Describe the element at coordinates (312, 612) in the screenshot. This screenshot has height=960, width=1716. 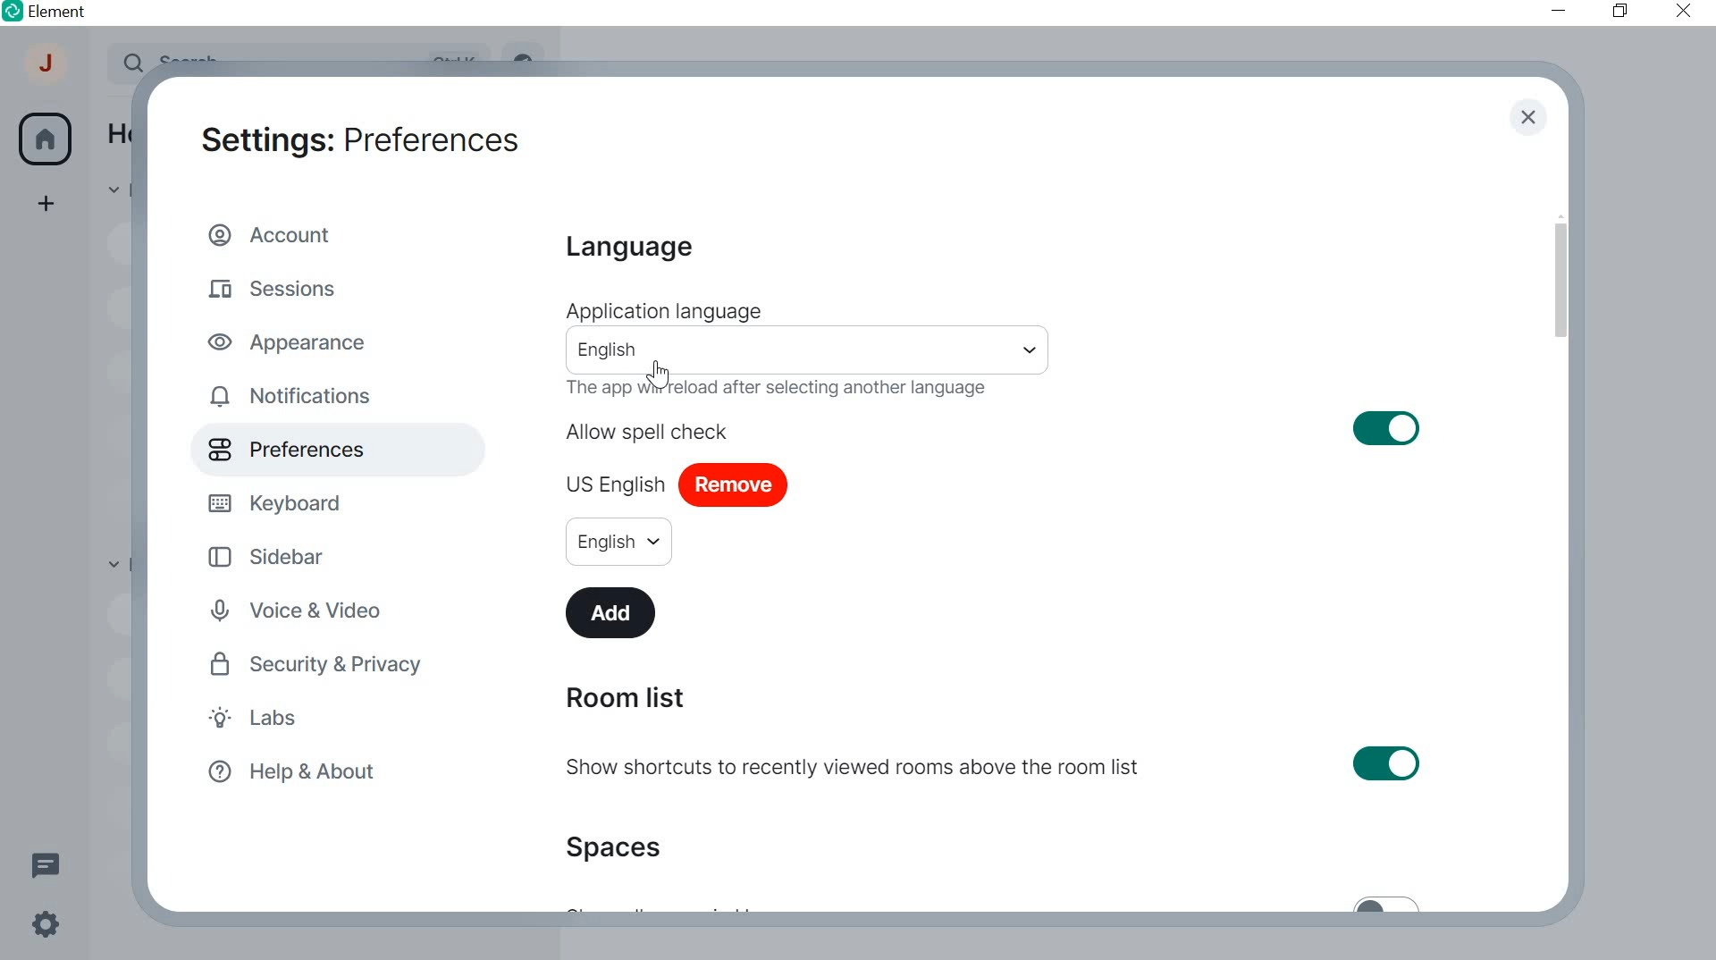
I see `VIDEO & VIDEO` at that location.